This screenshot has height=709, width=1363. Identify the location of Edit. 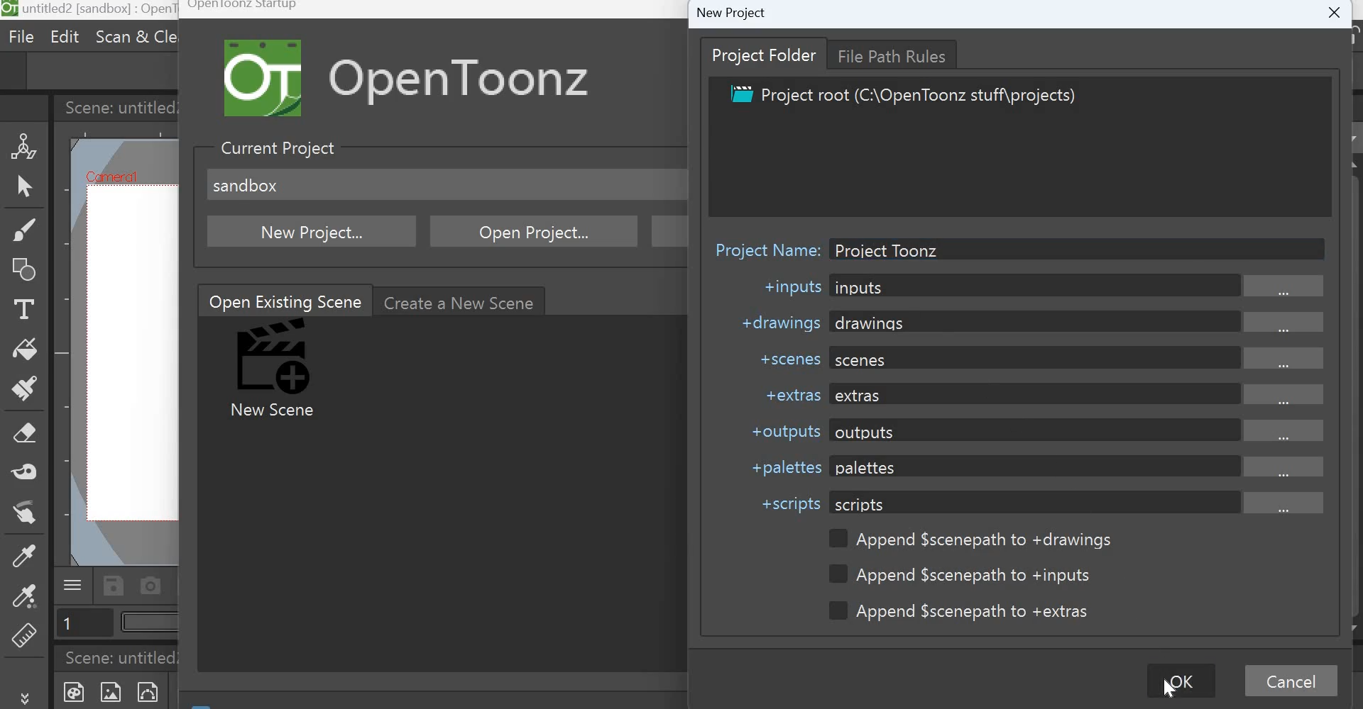
(62, 36).